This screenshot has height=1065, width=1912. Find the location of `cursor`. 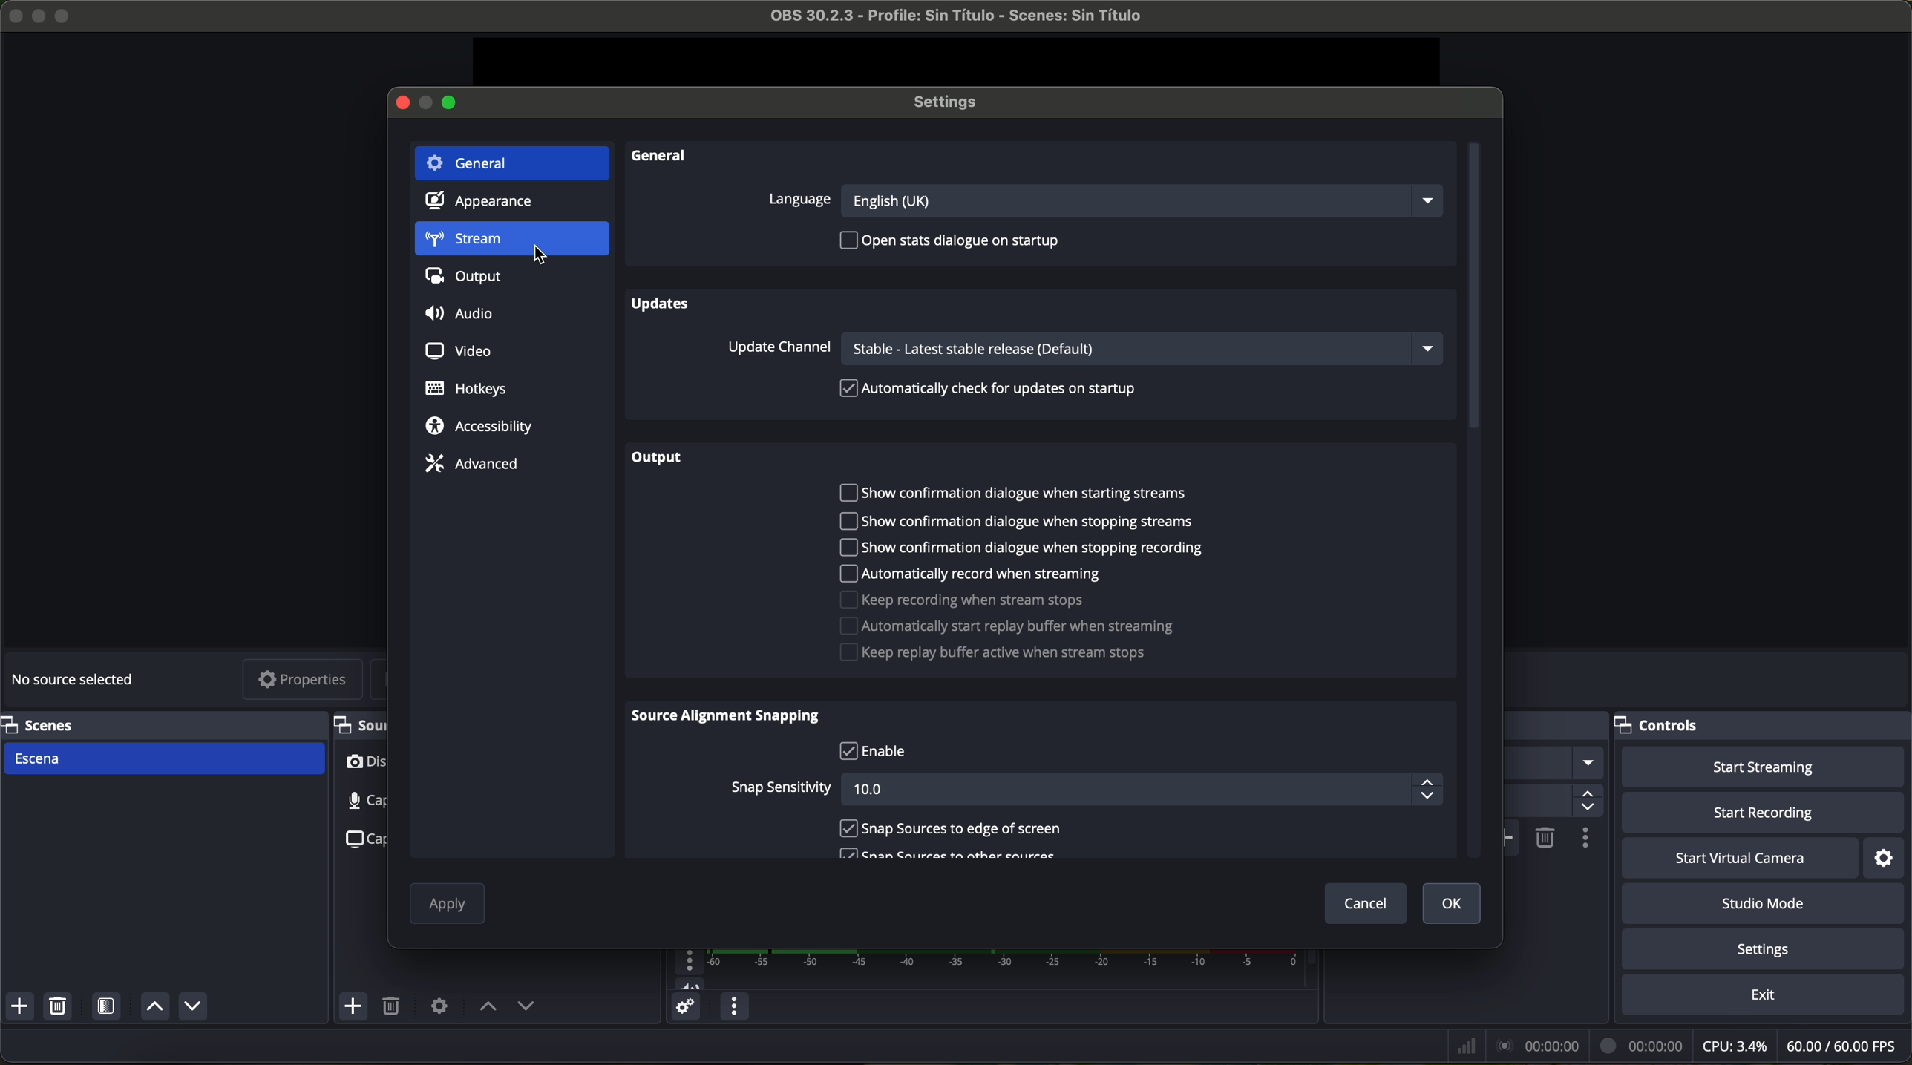

cursor is located at coordinates (547, 255).